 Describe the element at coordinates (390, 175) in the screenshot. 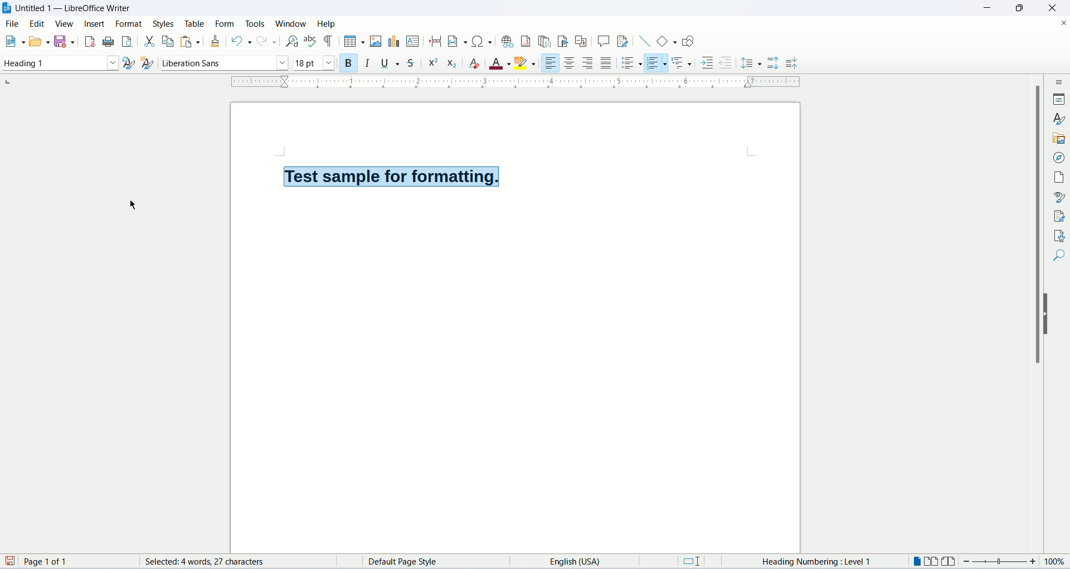

I see `Test sample for formatting.` at that location.